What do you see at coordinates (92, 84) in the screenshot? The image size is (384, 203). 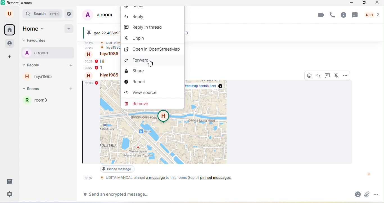 I see `00.33` at bounding box center [92, 84].